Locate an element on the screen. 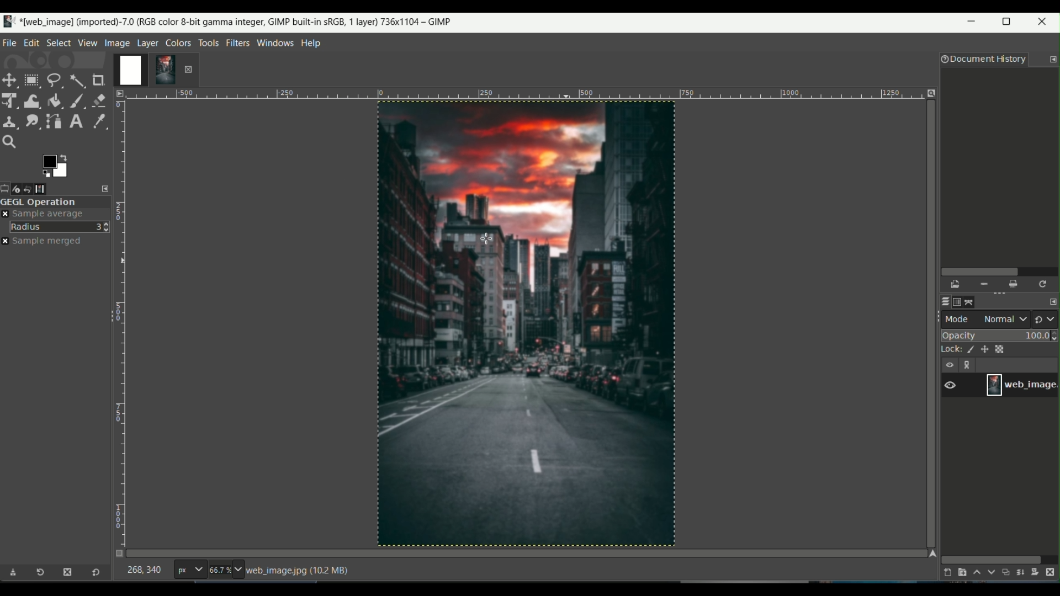 This screenshot has width=1060, height=596. zoom tool is located at coordinates (12, 142).